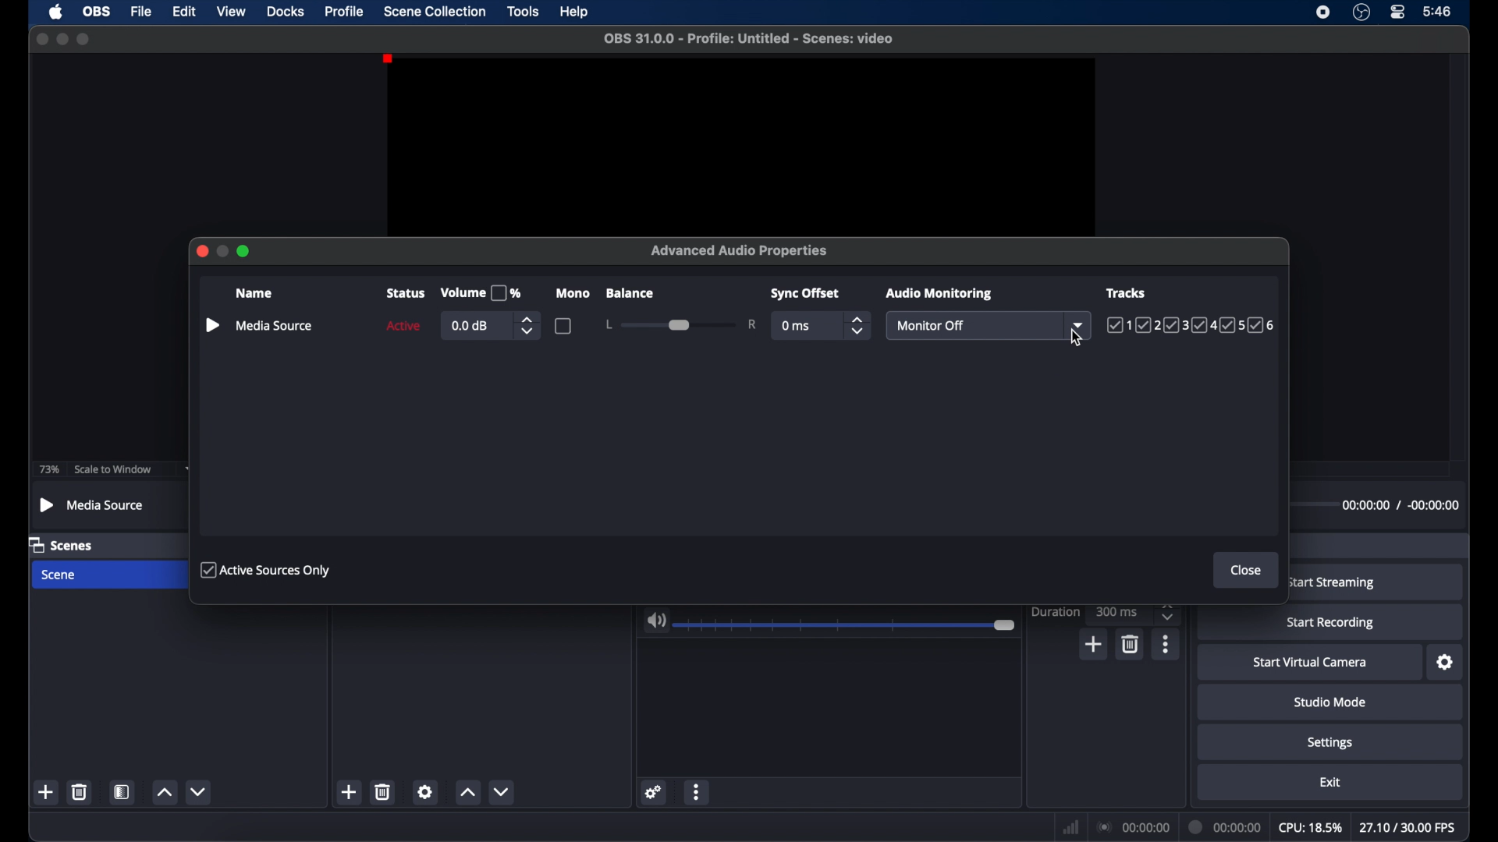 The height and width of the screenshot is (842, 1498). Describe the element at coordinates (747, 37) in the screenshot. I see `filename` at that location.